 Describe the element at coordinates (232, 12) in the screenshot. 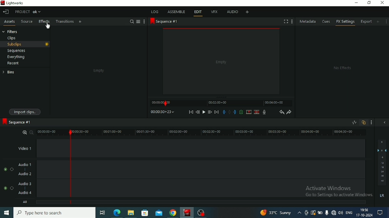

I see `Audio` at that location.